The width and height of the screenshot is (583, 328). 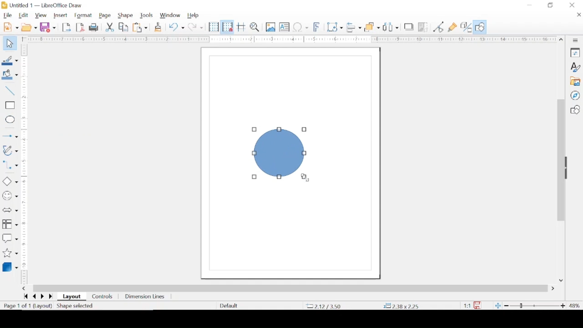 I want to click on scroll down arrow, so click(x=560, y=280).